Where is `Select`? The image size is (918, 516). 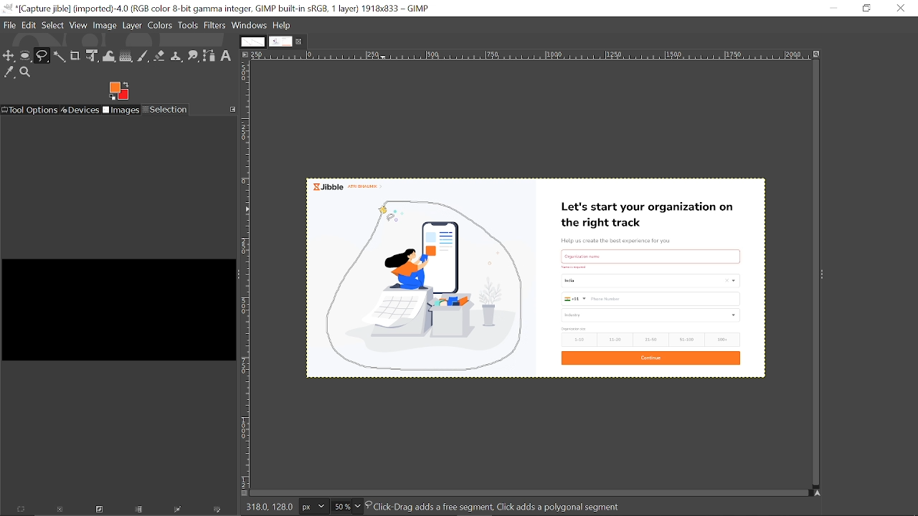 Select is located at coordinates (53, 24).